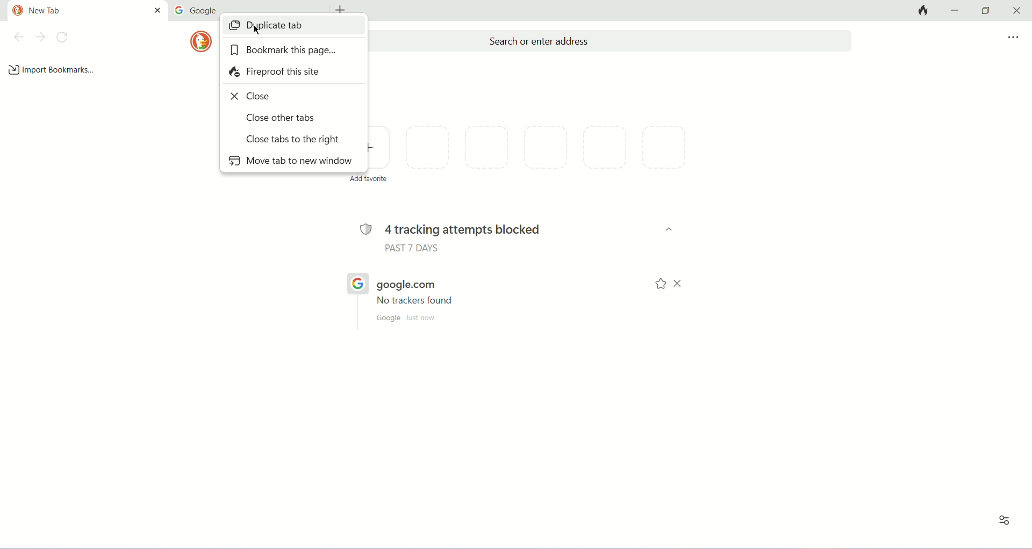 The image size is (1032, 549). I want to click on bookmark this page, so click(283, 51).